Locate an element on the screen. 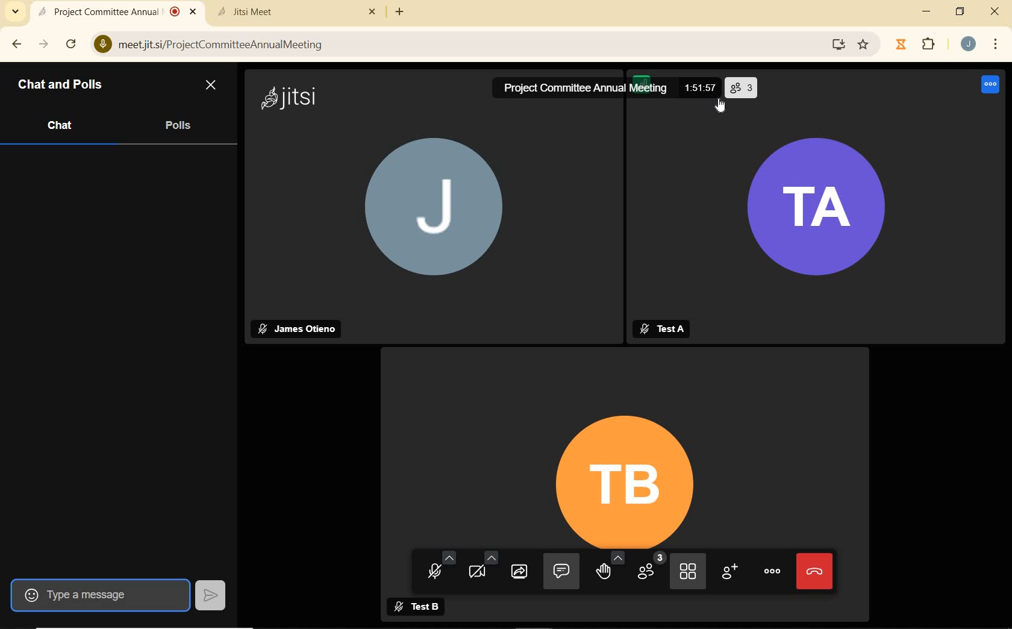   is located at coordinates (293, 98).